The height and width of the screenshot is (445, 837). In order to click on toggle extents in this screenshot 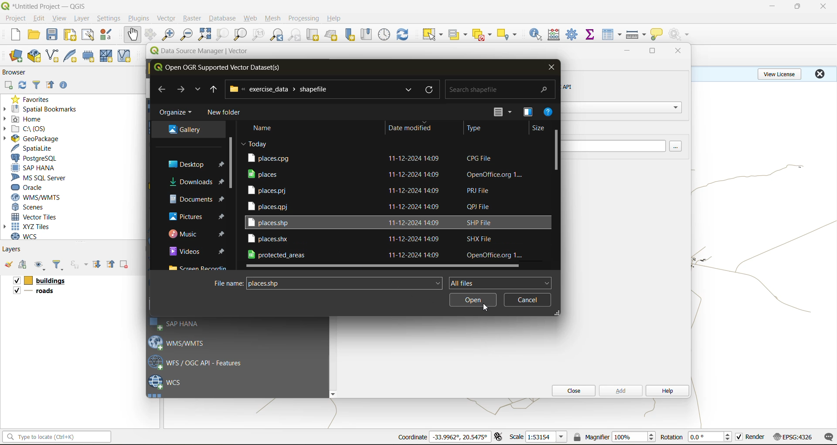, I will do `click(499, 436)`.